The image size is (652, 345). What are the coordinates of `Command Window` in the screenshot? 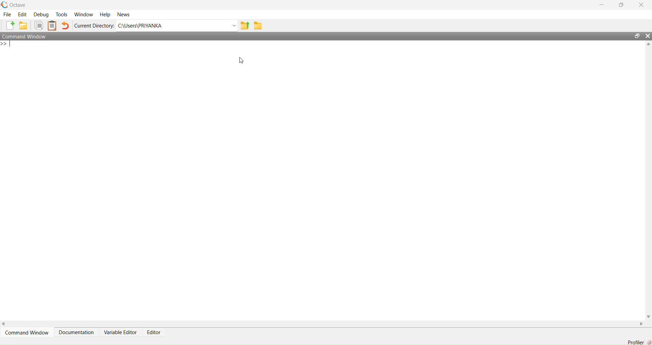 It's located at (26, 36).